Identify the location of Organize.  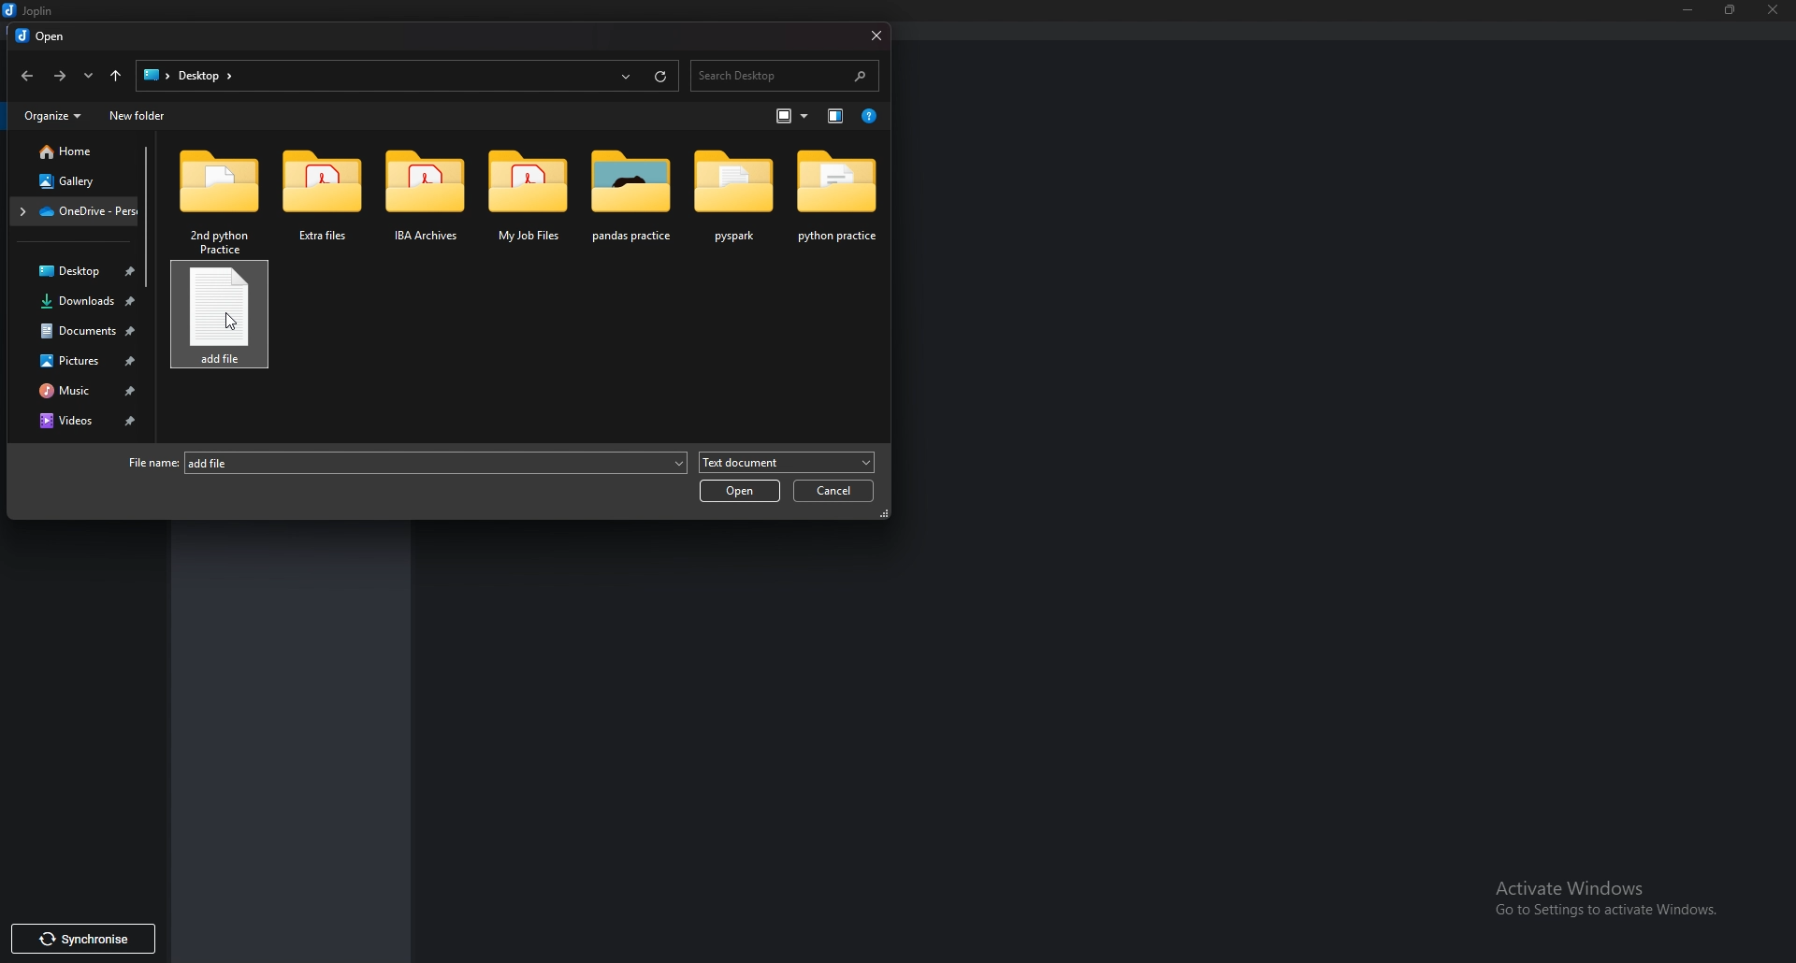
(53, 117).